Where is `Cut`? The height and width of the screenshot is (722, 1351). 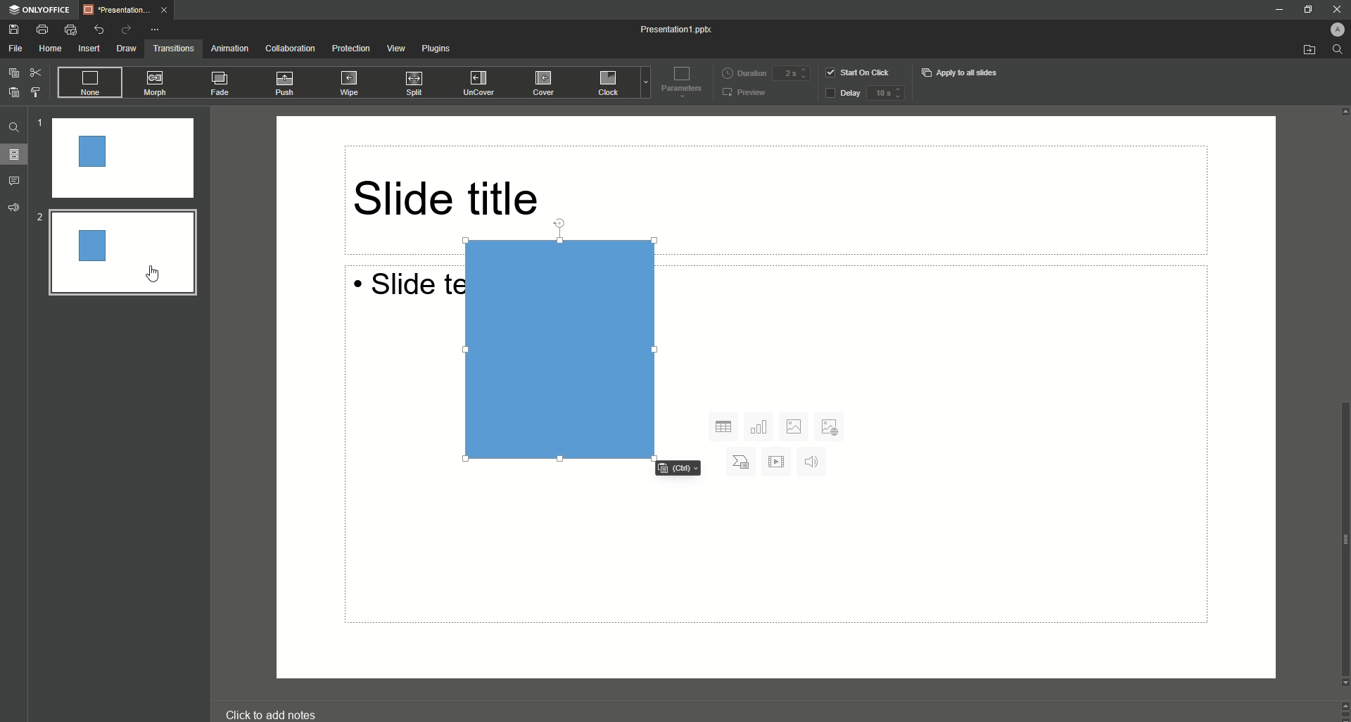 Cut is located at coordinates (39, 71).